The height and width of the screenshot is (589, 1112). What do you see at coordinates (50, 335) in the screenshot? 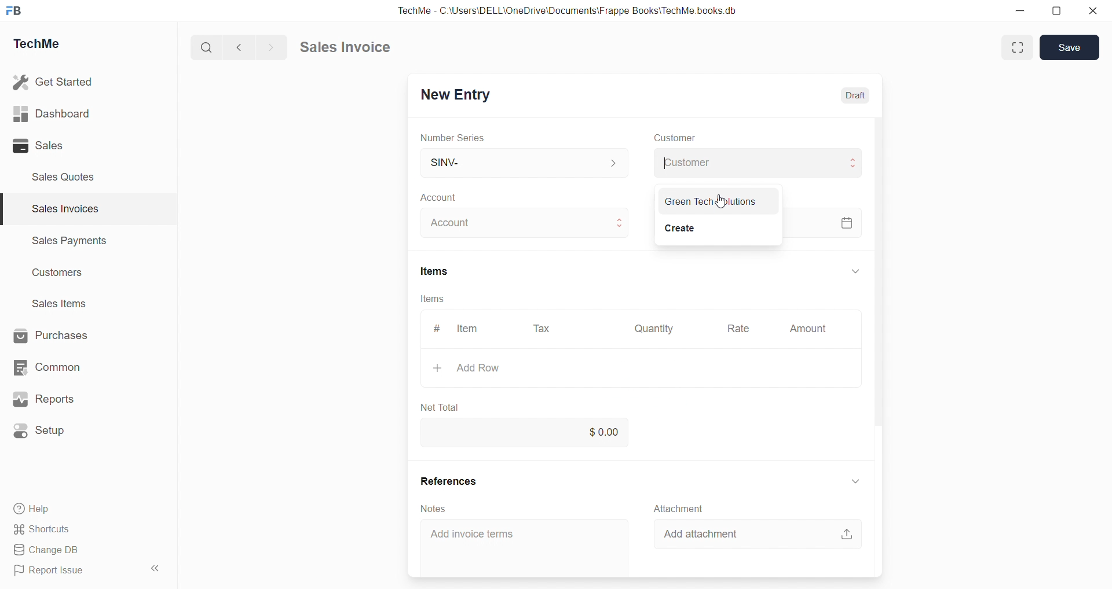
I see `Purchases` at bounding box center [50, 335].